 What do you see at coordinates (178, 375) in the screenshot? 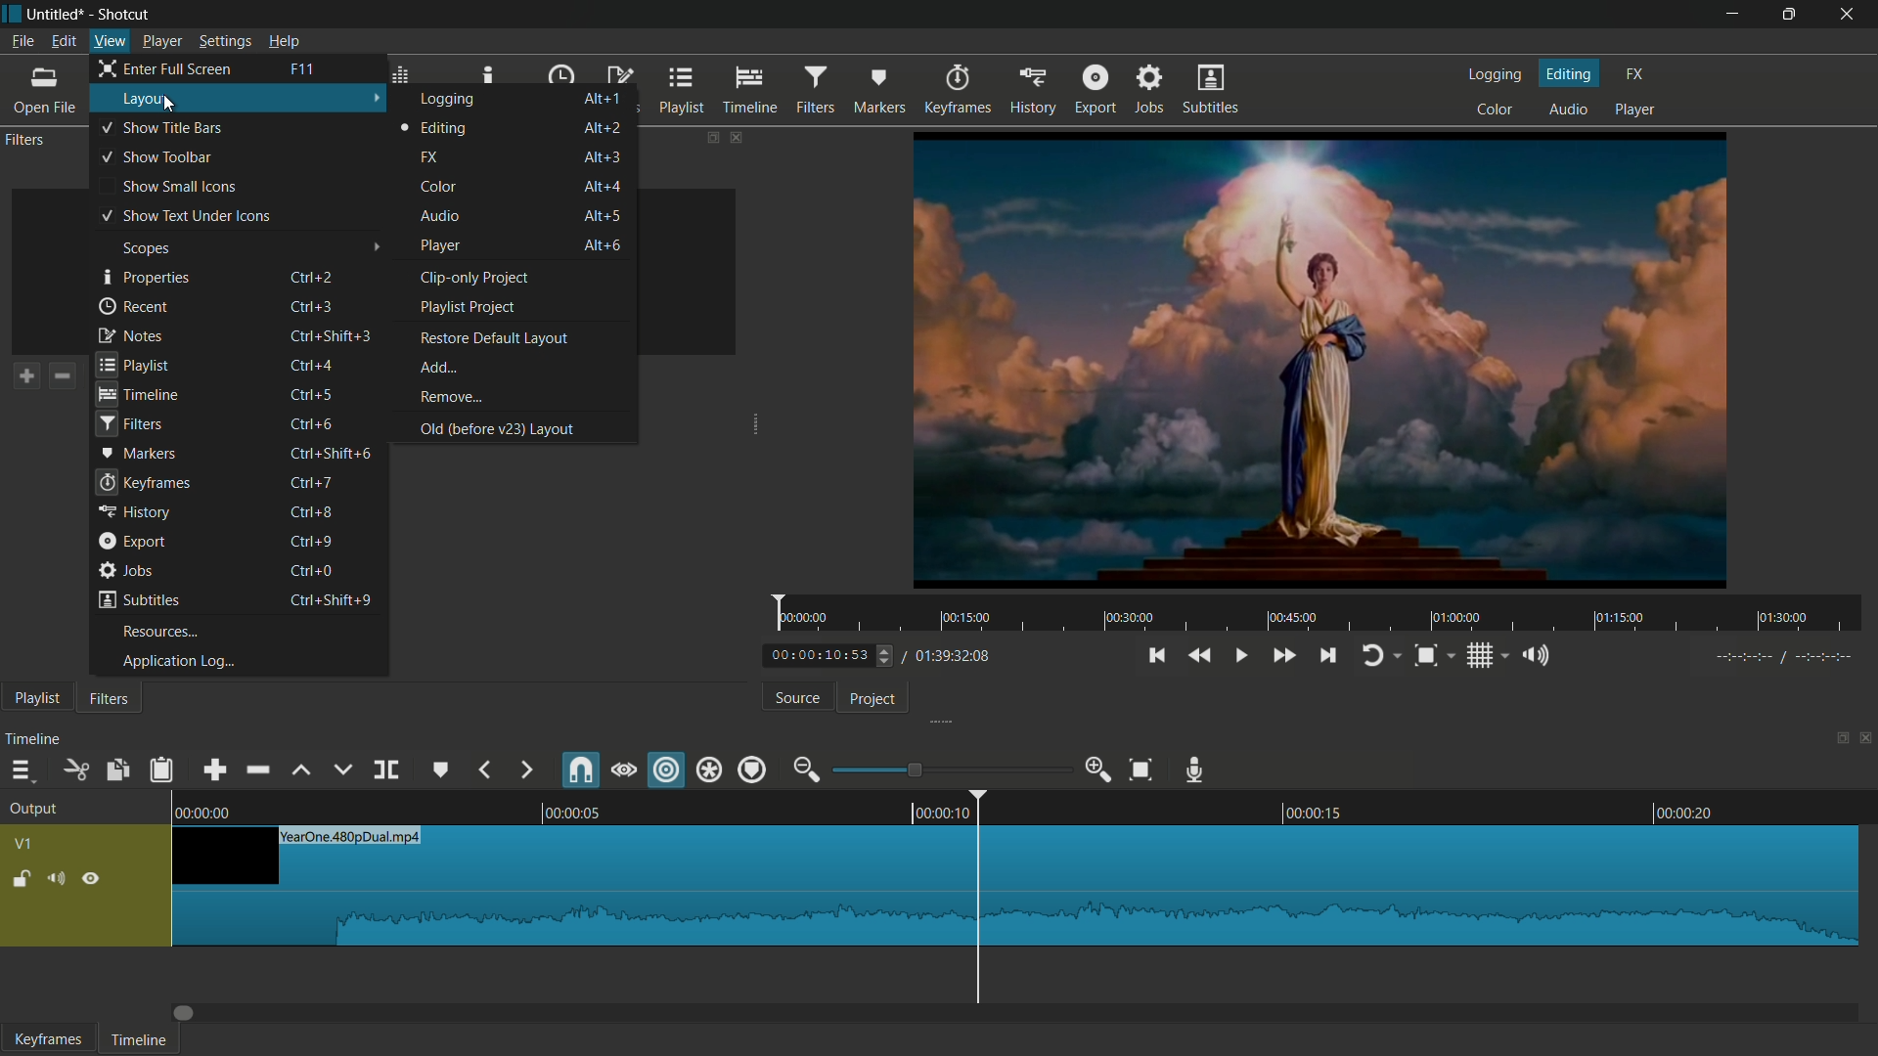
I see `save filter set` at bounding box center [178, 375].